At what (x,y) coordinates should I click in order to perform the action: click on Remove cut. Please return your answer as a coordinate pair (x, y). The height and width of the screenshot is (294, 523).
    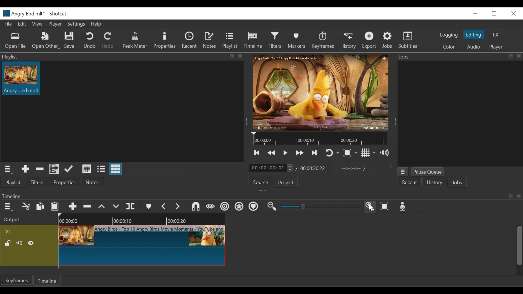
    Looking at the image, I should click on (40, 170).